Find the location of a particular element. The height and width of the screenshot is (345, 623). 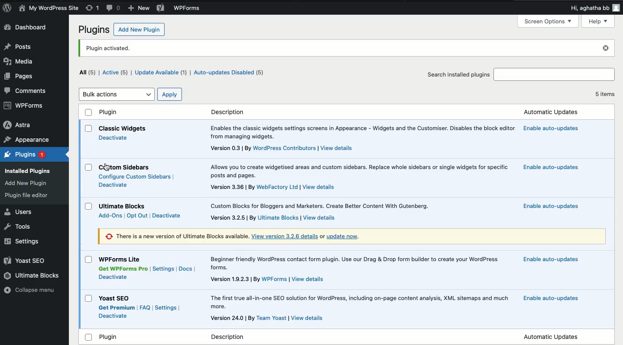

WPForms is located at coordinates (24, 105).